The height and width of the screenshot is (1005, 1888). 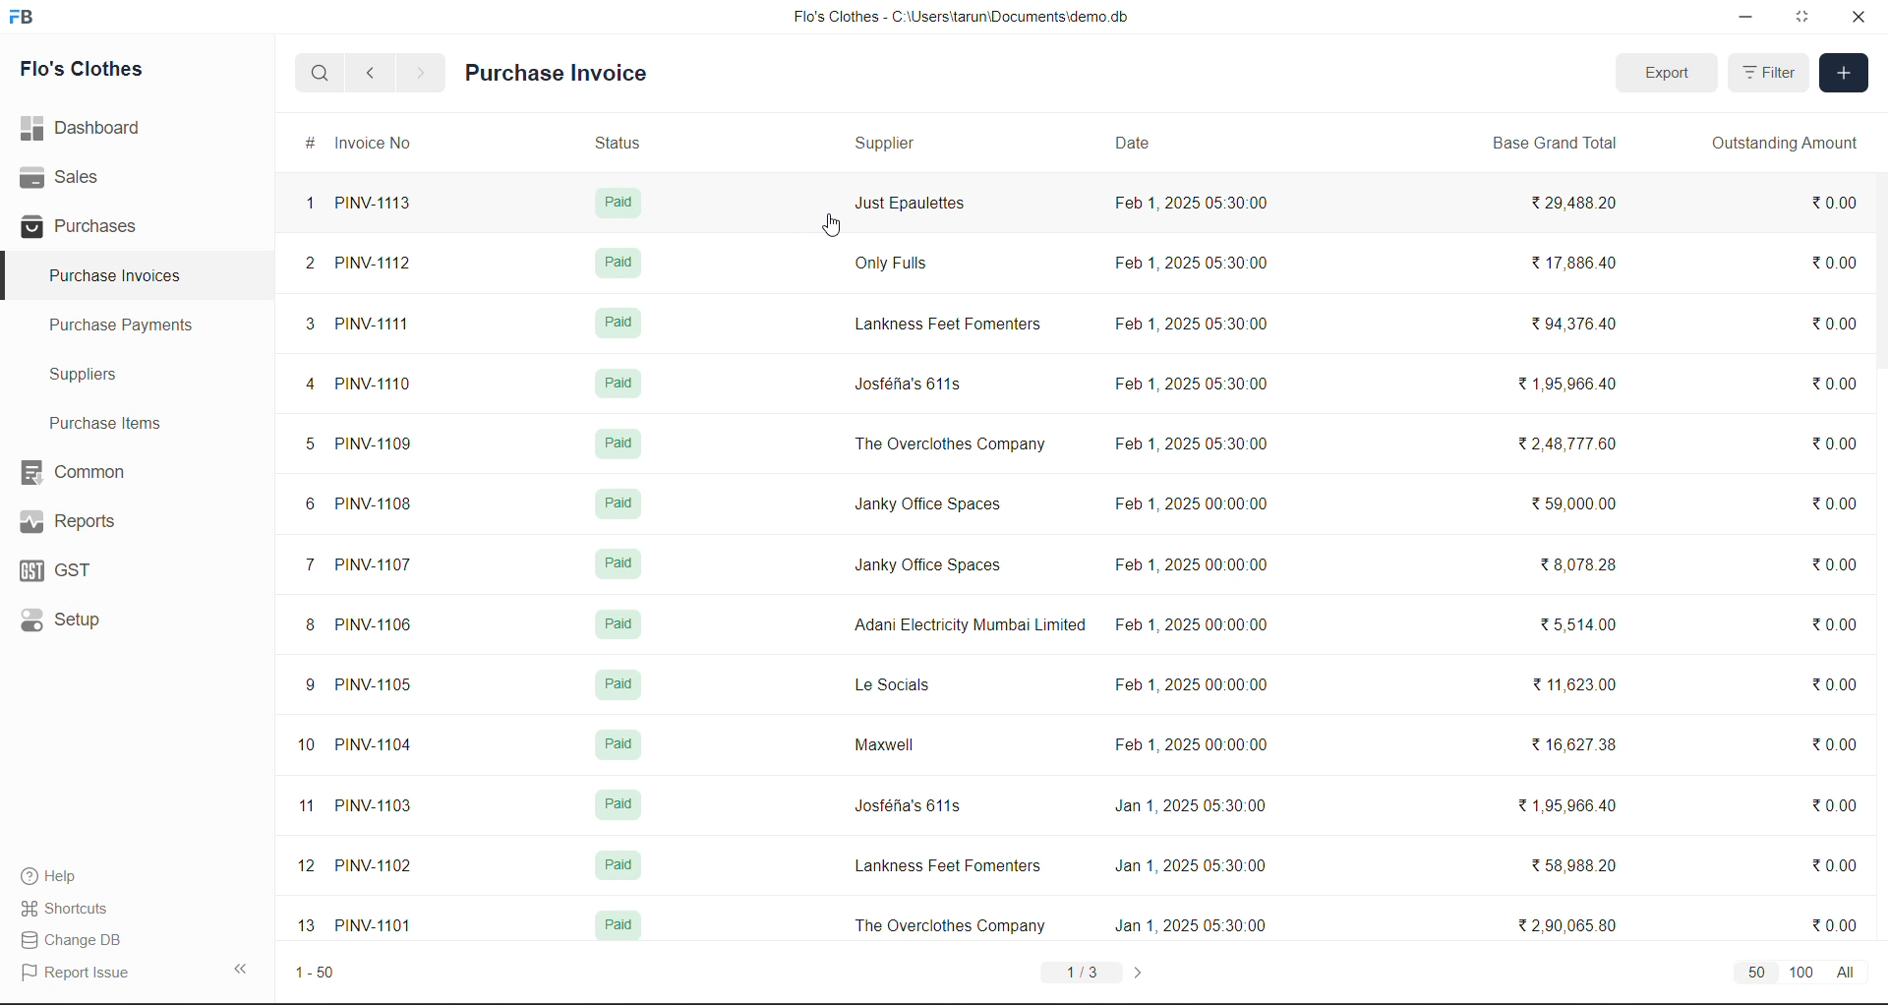 I want to click on ₹16,627.38, so click(x=1579, y=748).